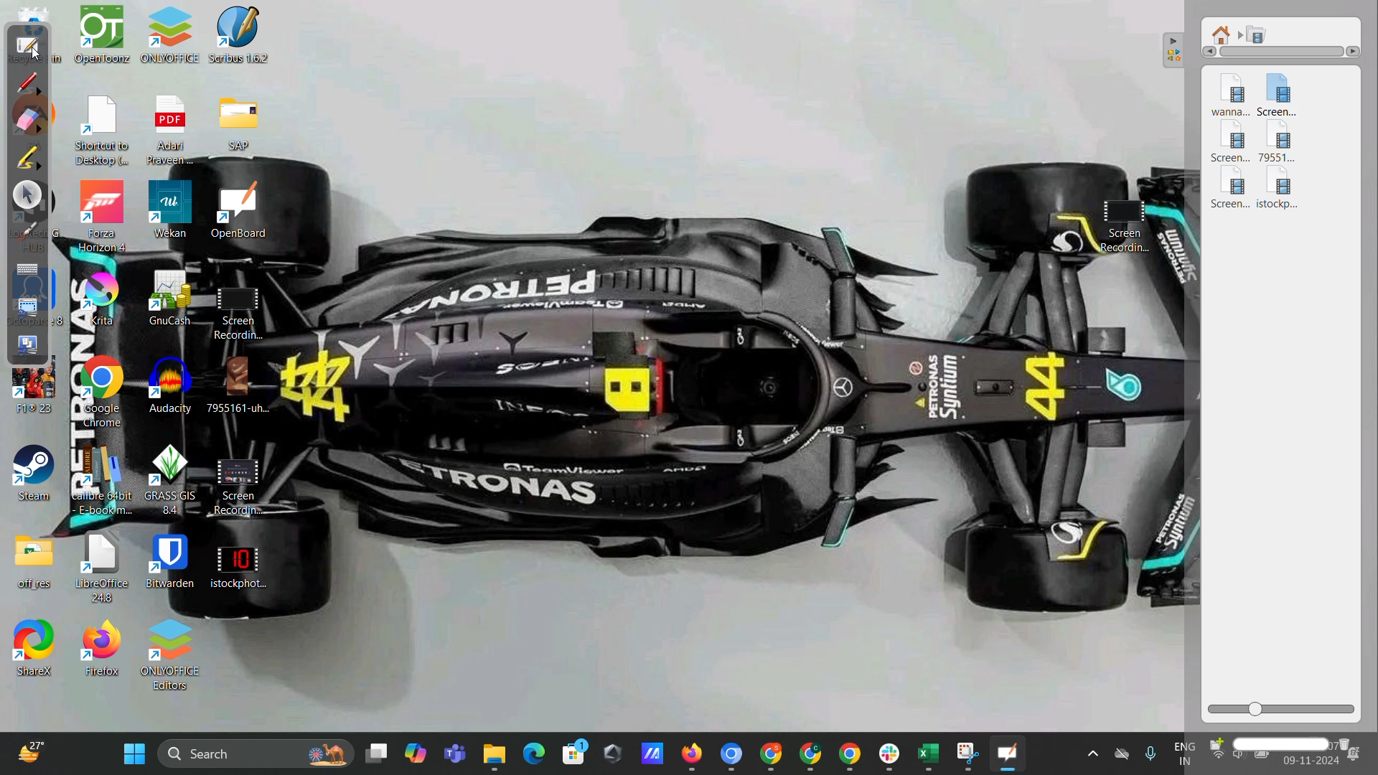 This screenshot has width=1378, height=775. I want to click on Minimized file explorer, so click(490, 755).